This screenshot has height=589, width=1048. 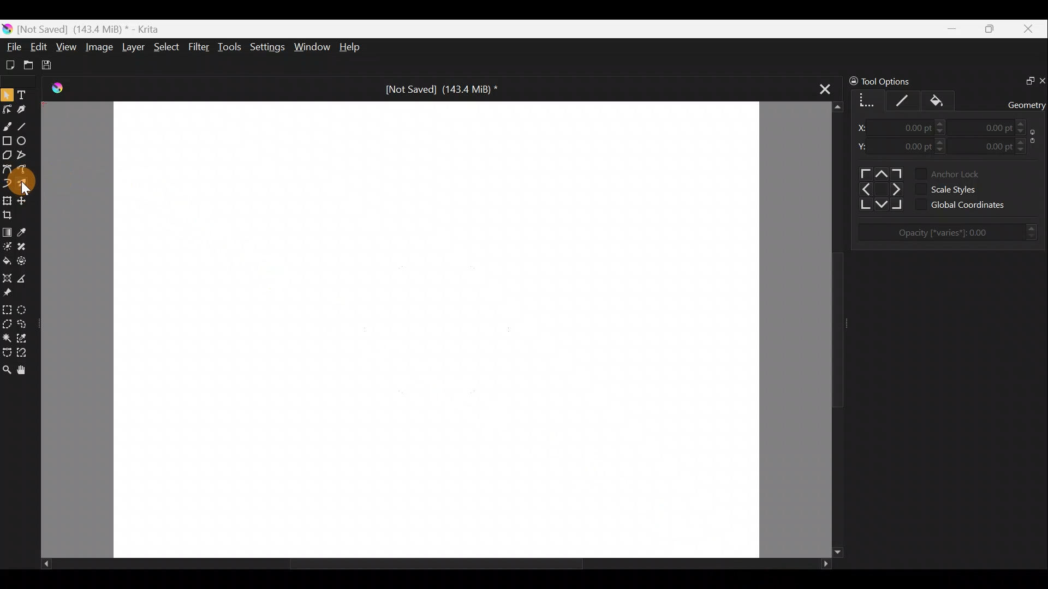 I want to click on Krita logo, so click(x=7, y=30).